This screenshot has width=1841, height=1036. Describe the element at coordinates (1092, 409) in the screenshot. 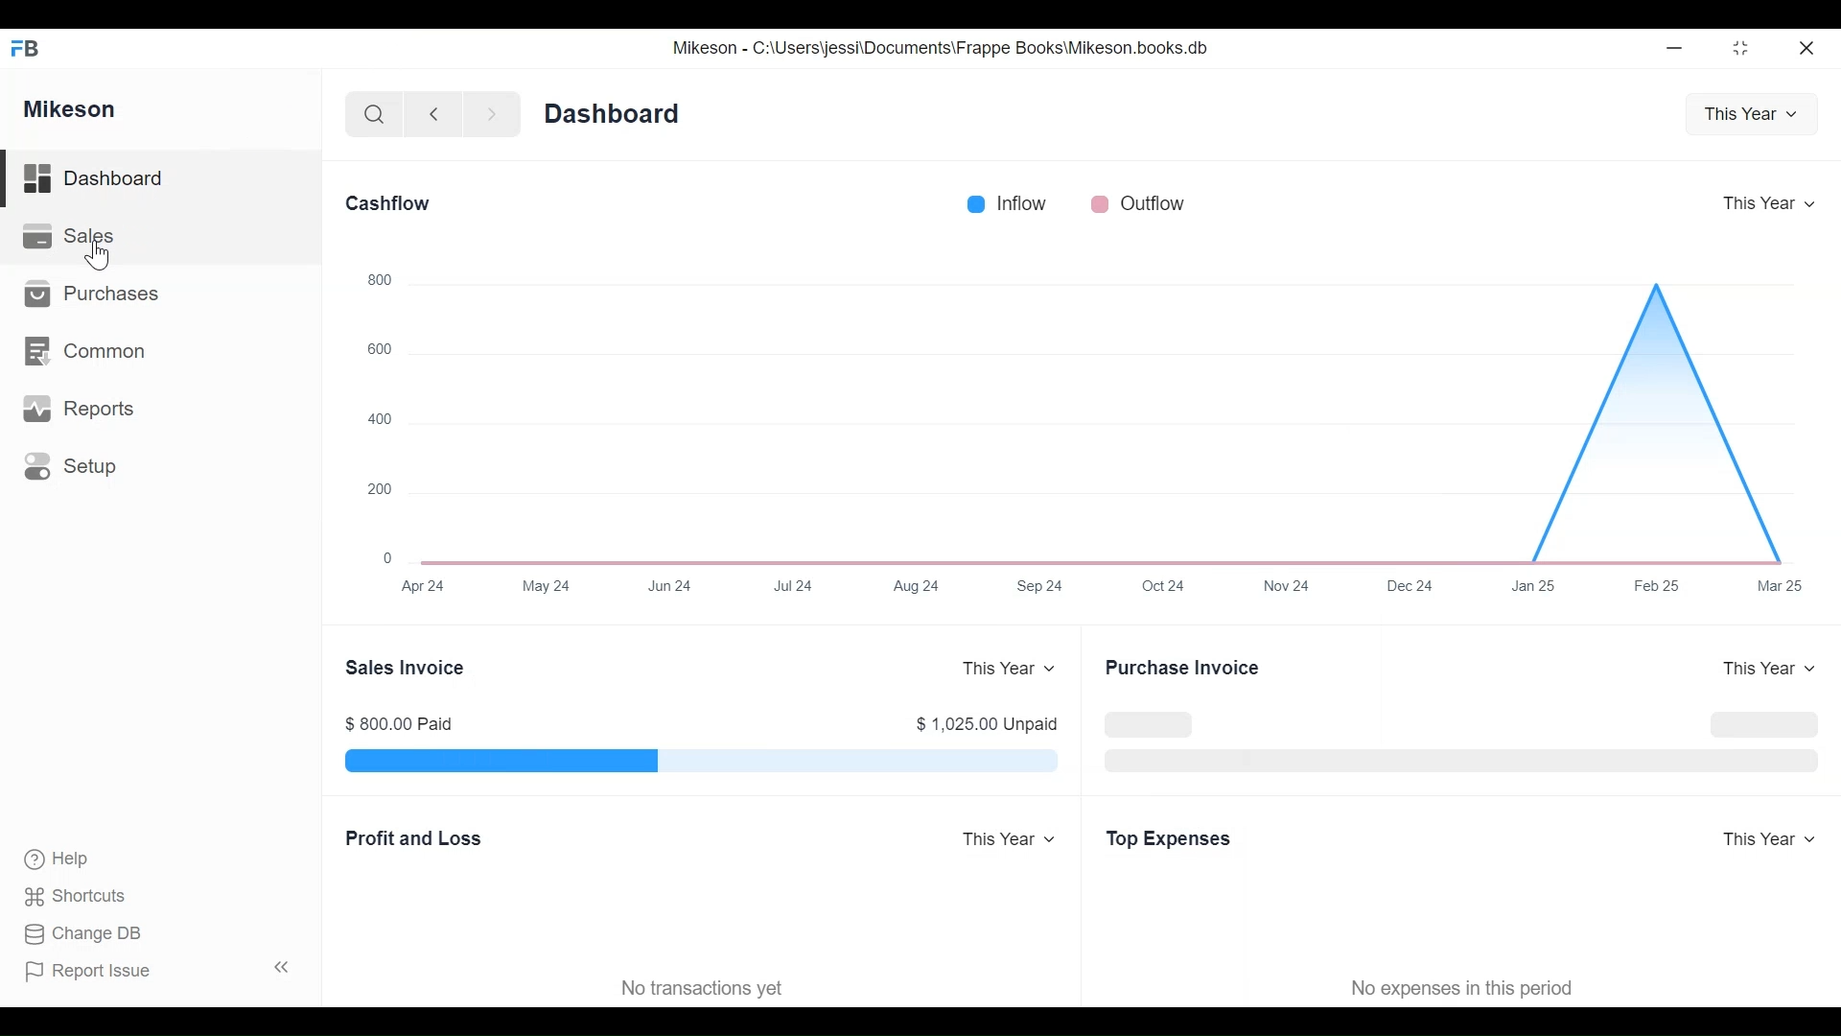

I see `Graph` at that location.